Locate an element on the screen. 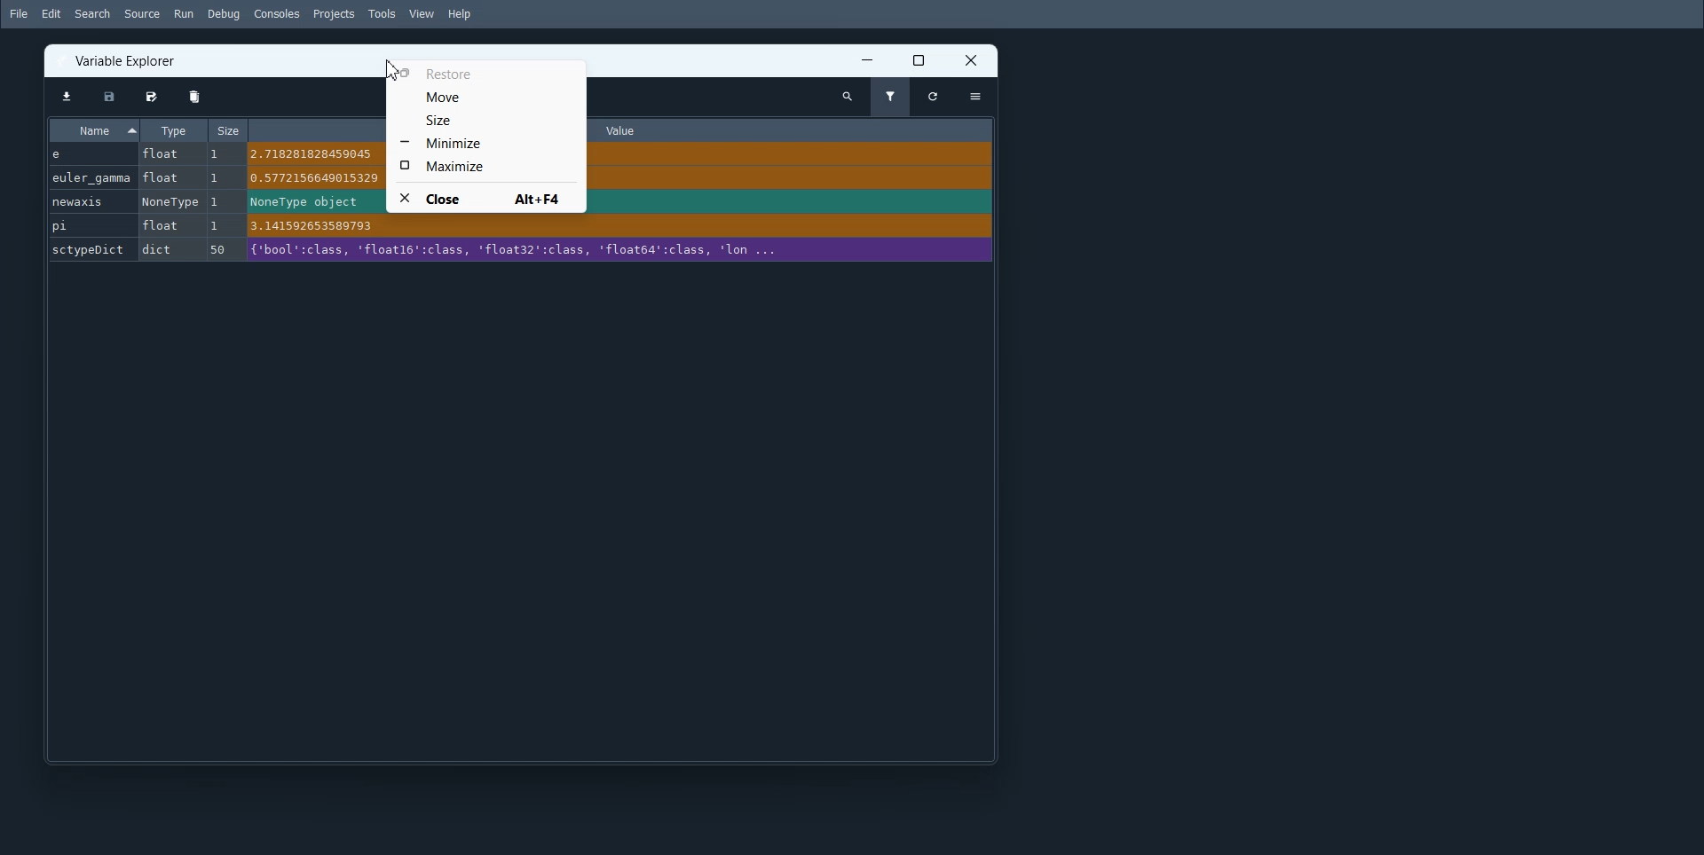  Source is located at coordinates (144, 14).